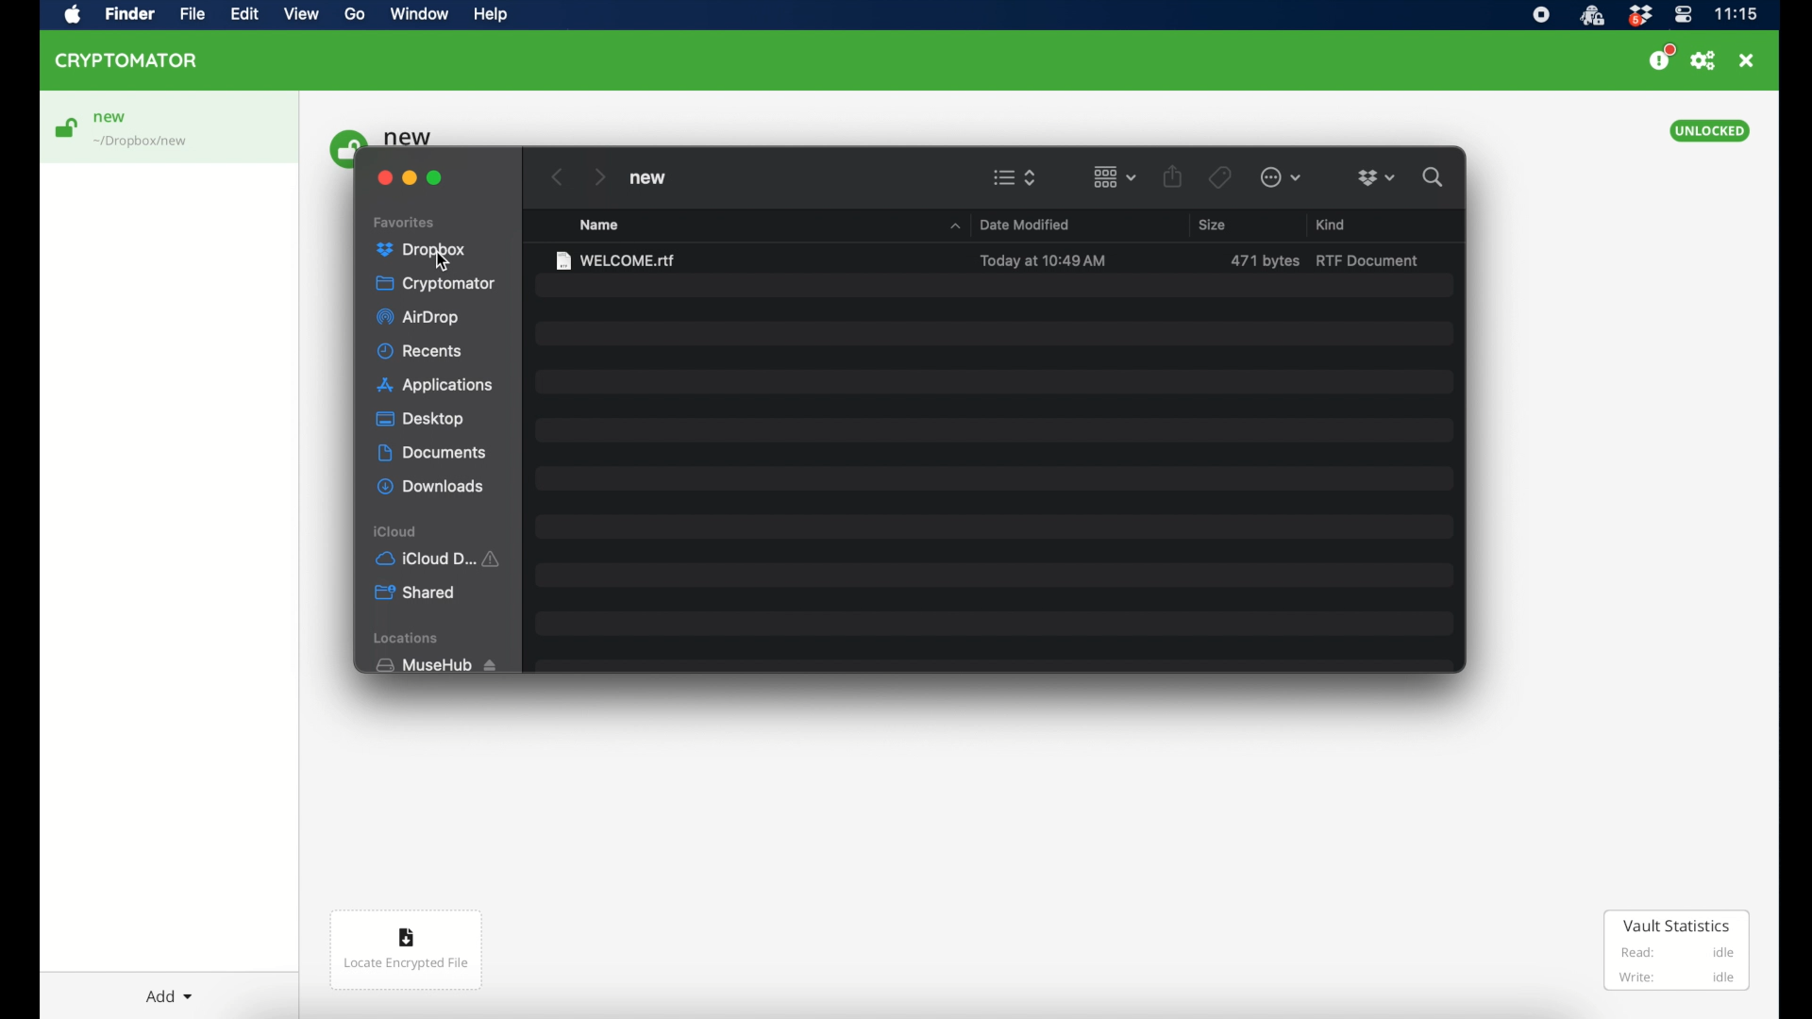  What do you see at coordinates (1434, 177) in the screenshot?
I see `search` at bounding box center [1434, 177].